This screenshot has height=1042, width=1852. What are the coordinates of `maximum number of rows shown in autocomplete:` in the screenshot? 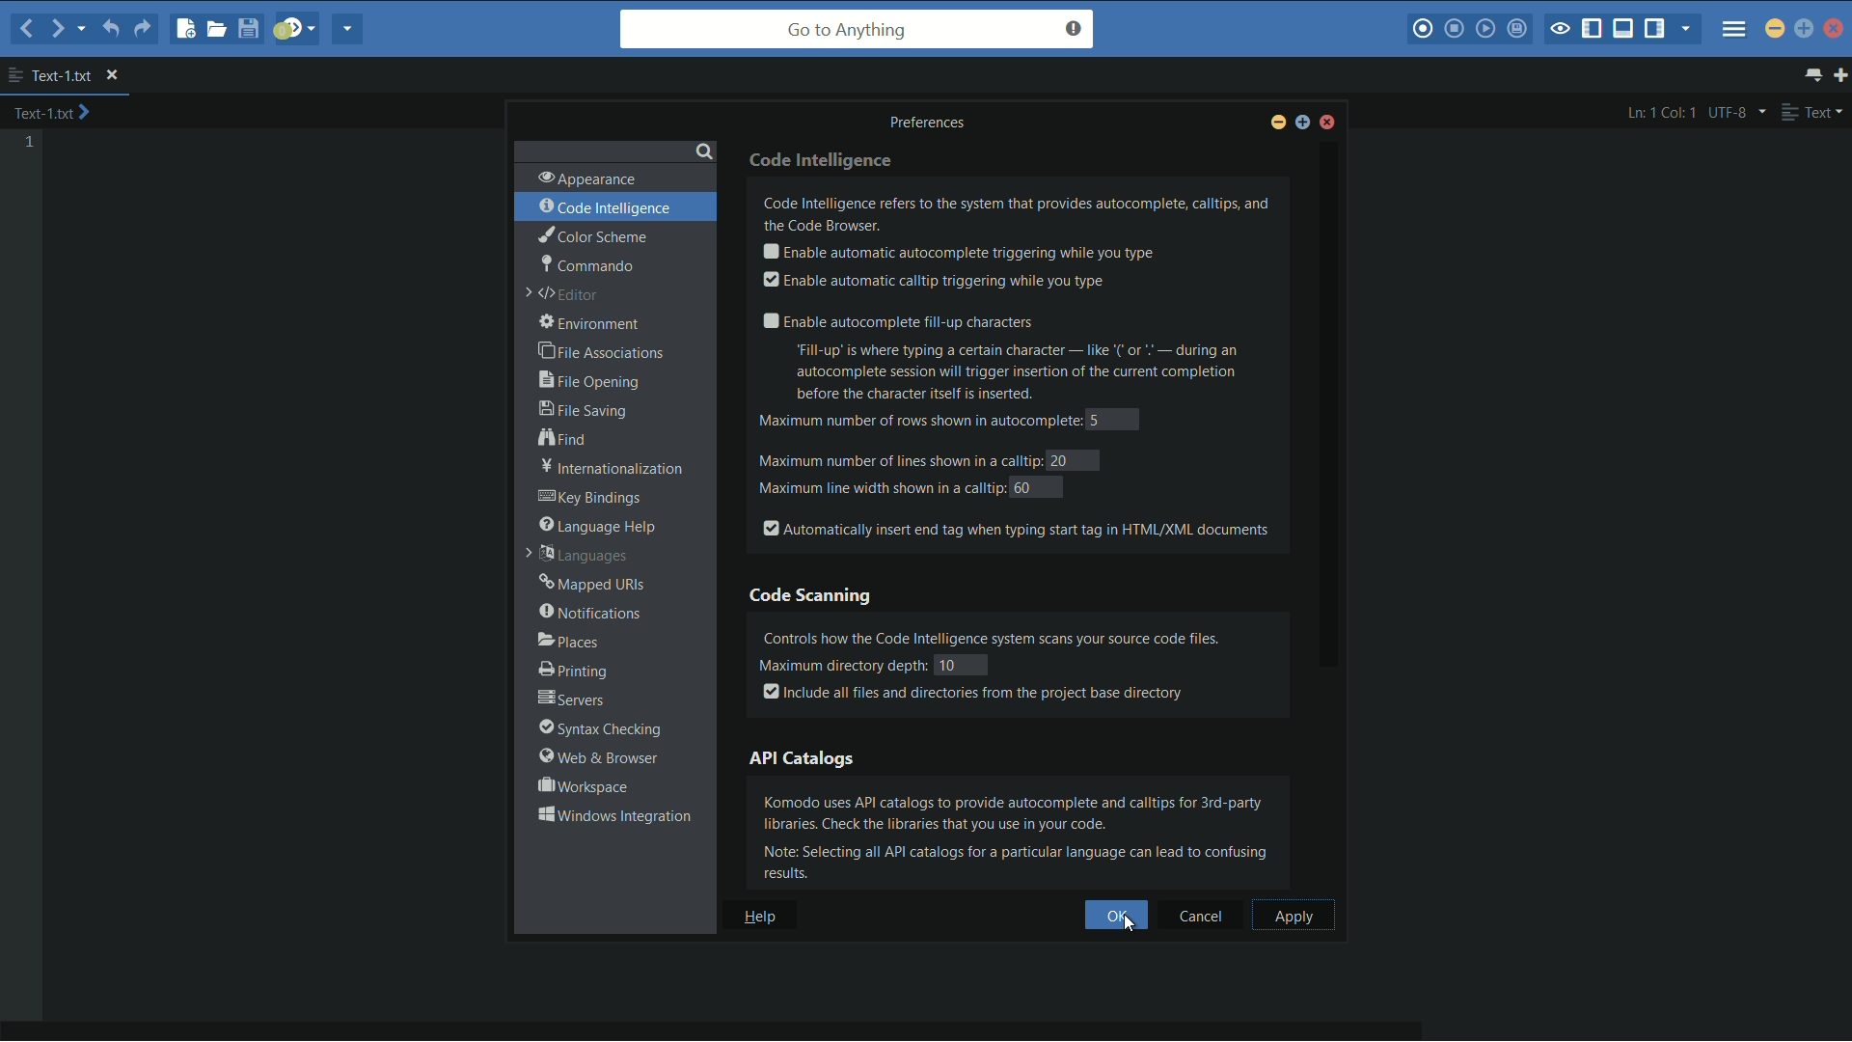 It's located at (916, 423).